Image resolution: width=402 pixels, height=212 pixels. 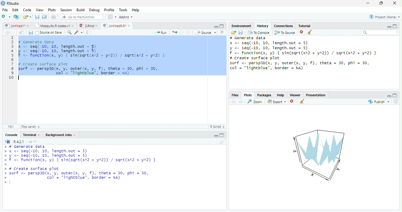 I want to click on Remove the selected history entries, so click(x=302, y=32).